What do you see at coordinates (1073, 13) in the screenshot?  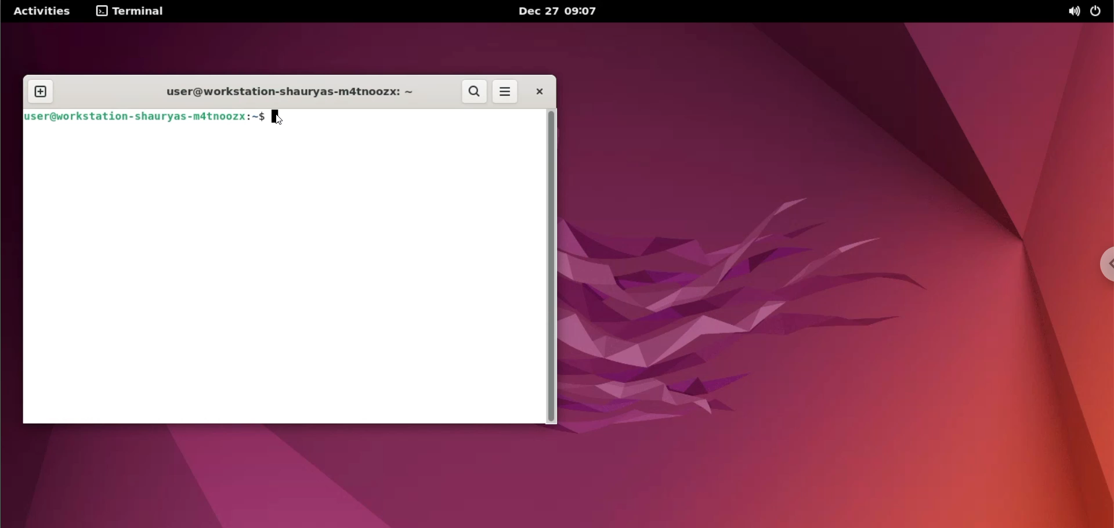 I see `Sound` at bounding box center [1073, 13].